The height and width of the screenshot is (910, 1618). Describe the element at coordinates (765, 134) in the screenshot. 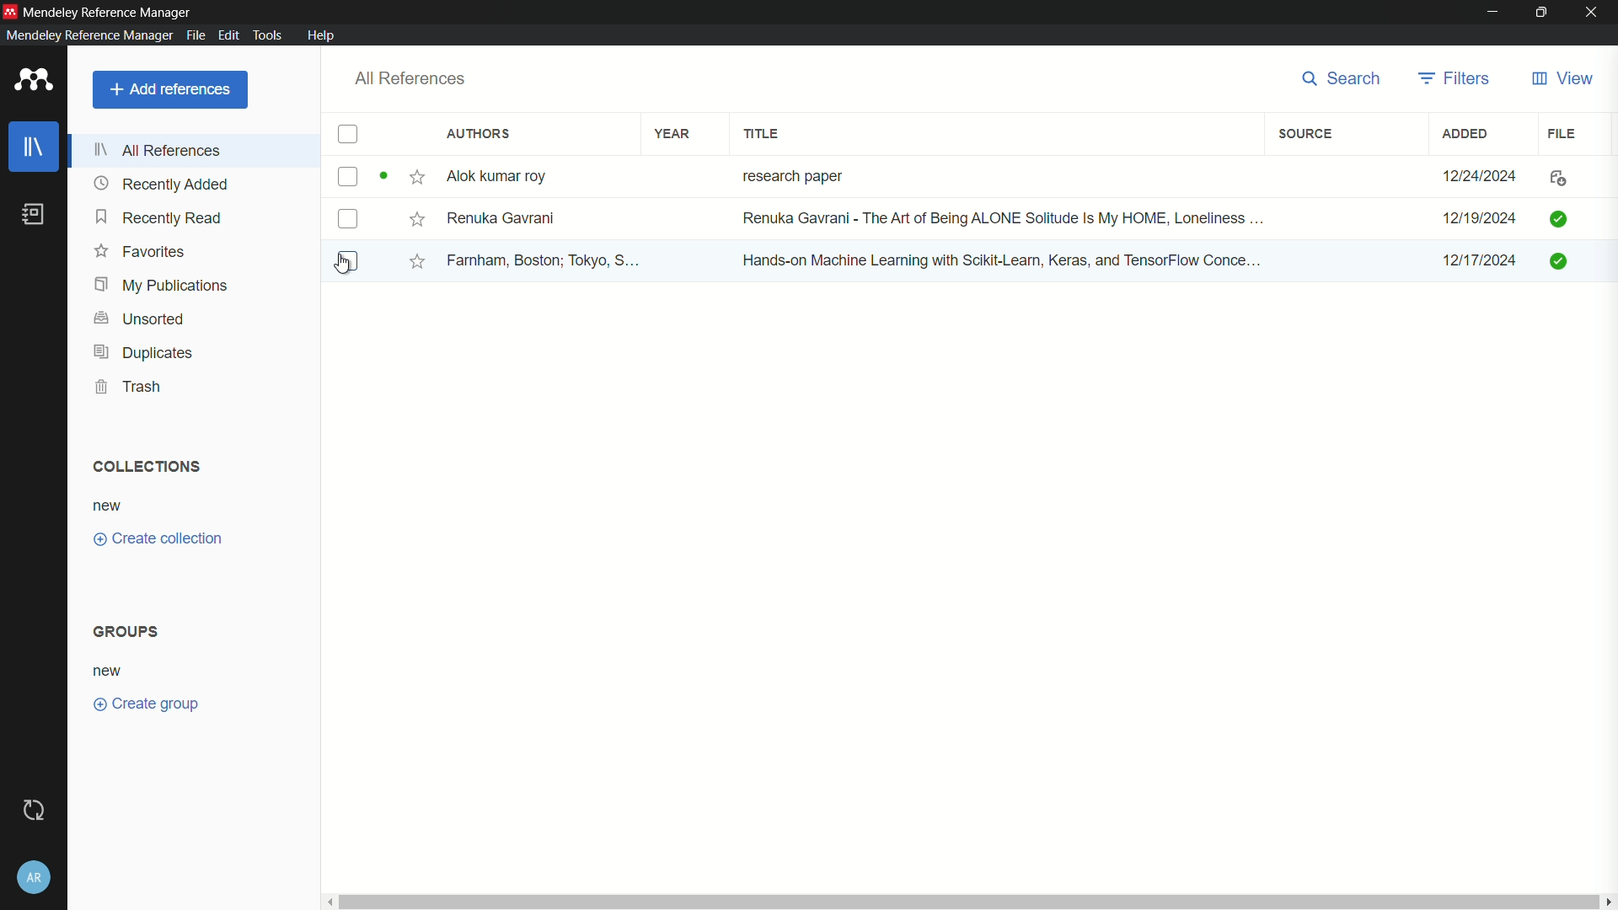

I see `title` at that location.